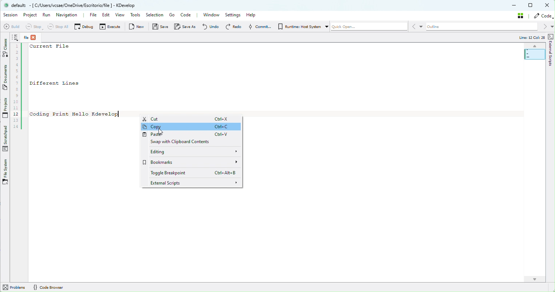  Describe the element at coordinates (532, 5) in the screenshot. I see `Box` at that location.